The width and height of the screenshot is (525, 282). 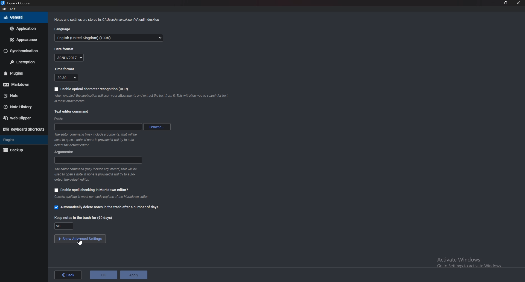 What do you see at coordinates (18, 85) in the screenshot?
I see `mark down` at bounding box center [18, 85].